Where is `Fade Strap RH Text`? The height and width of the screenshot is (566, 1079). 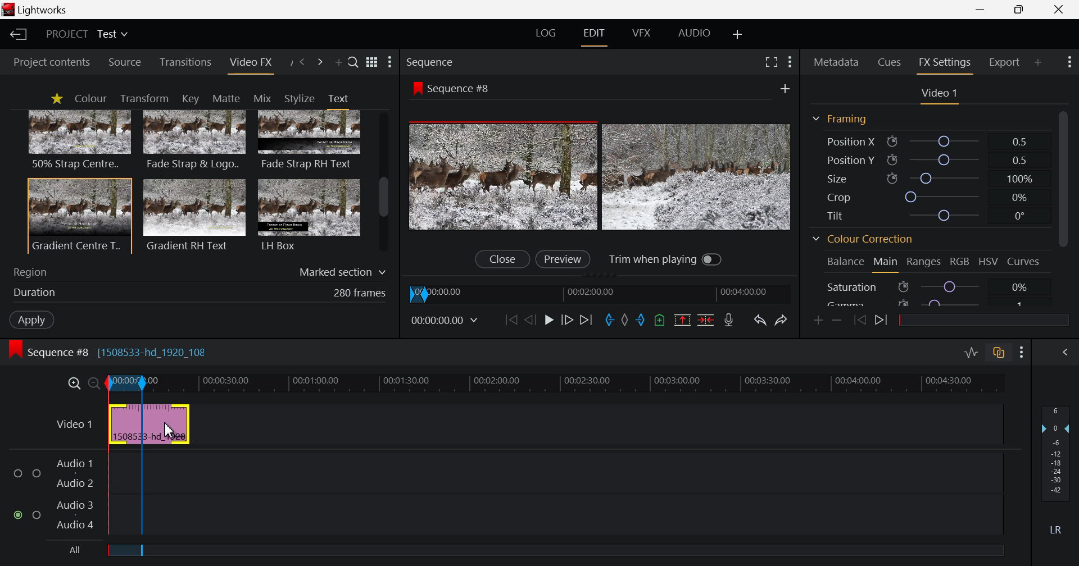
Fade Strap RH Text is located at coordinates (310, 140).